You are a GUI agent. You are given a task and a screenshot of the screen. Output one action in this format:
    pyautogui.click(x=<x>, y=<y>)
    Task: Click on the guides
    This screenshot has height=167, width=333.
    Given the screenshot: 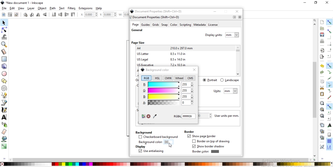 What is the action you would take?
    pyautogui.click(x=146, y=25)
    